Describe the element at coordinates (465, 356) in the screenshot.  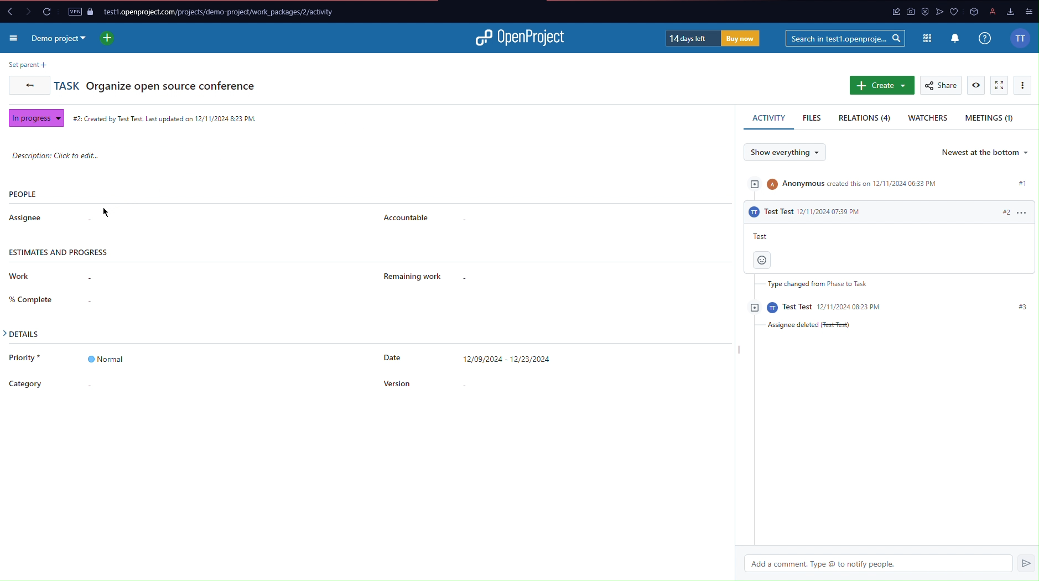
I see `Date` at that location.